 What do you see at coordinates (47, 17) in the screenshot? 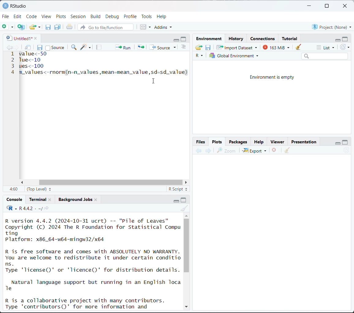
I see `View` at bounding box center [47, 17].